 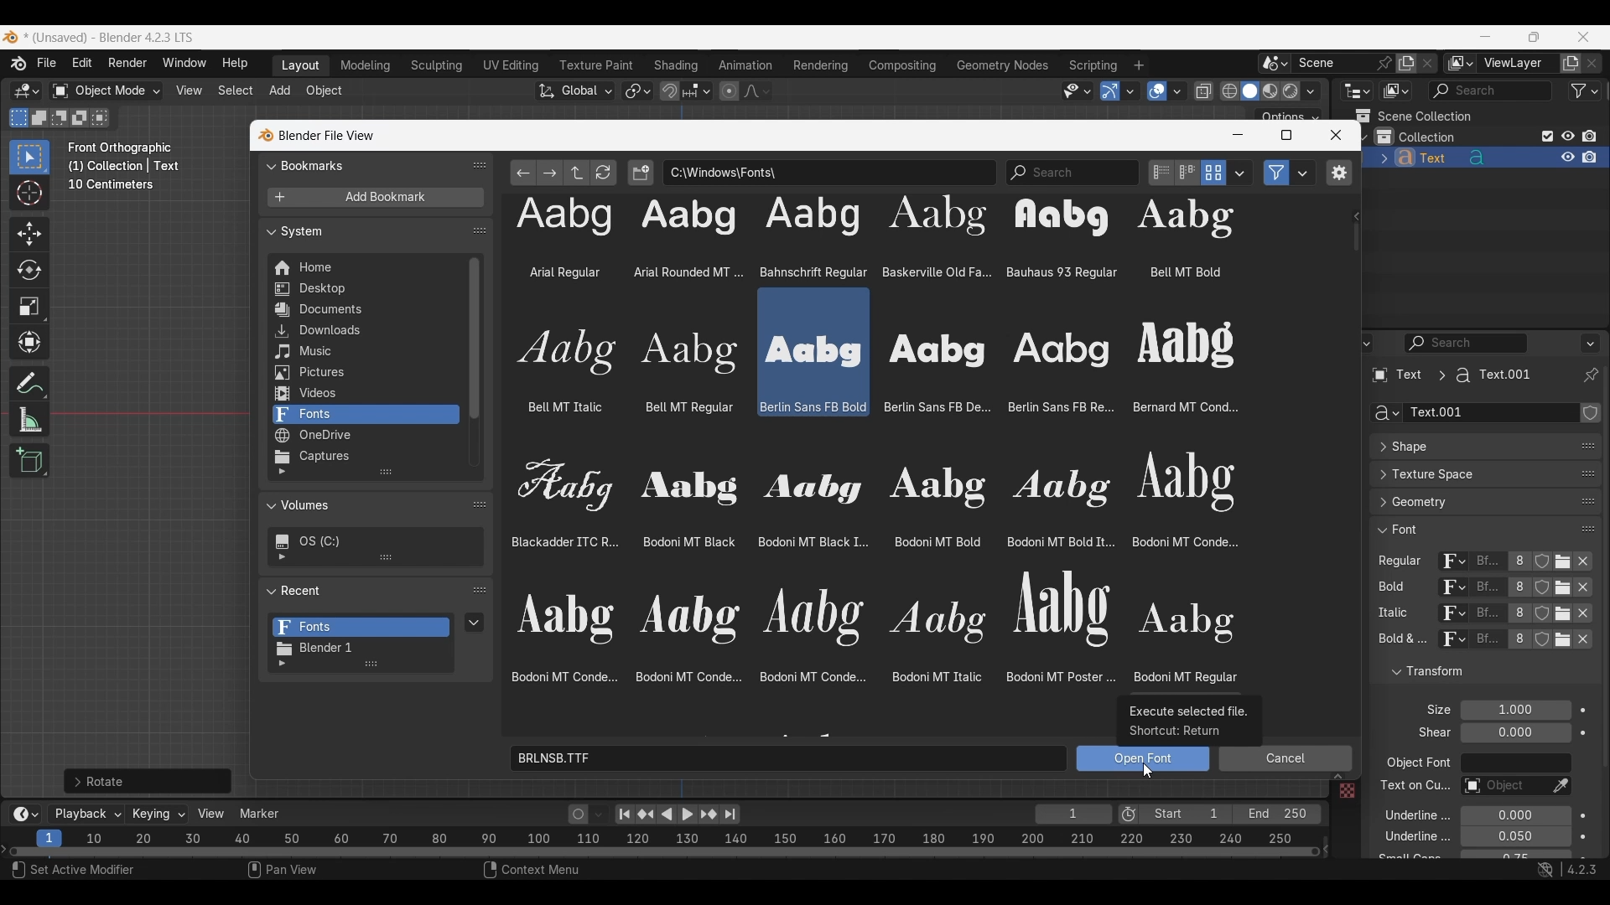 What do you see at coordinates (365, 394) in the screenshot?
I see `Videos folder` at bounding box center [365, 394].